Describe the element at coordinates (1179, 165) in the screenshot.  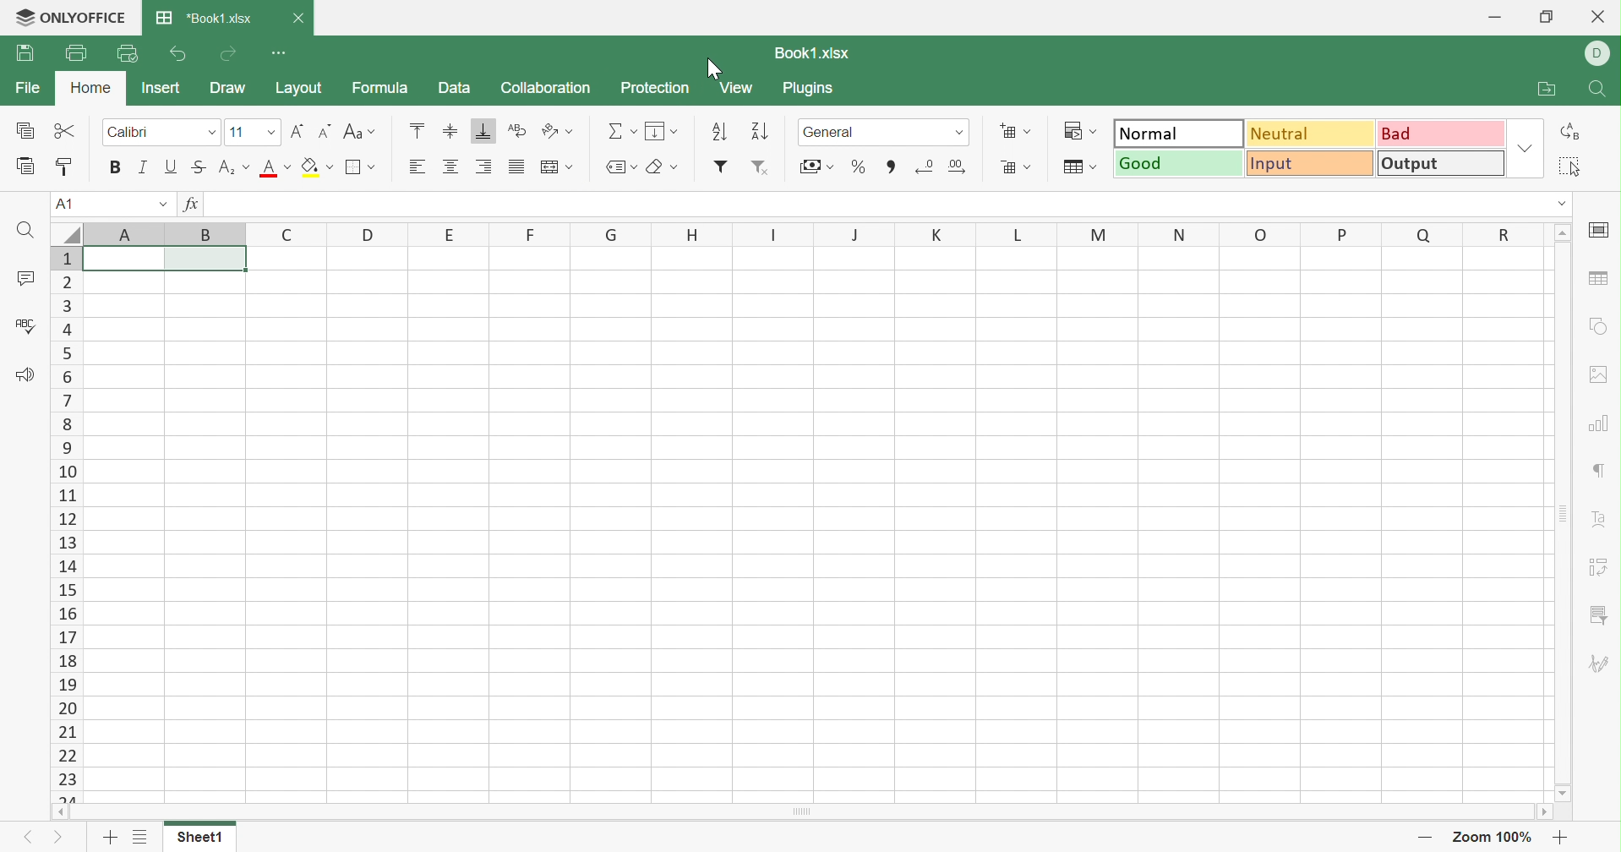
I see `Good` at that location.